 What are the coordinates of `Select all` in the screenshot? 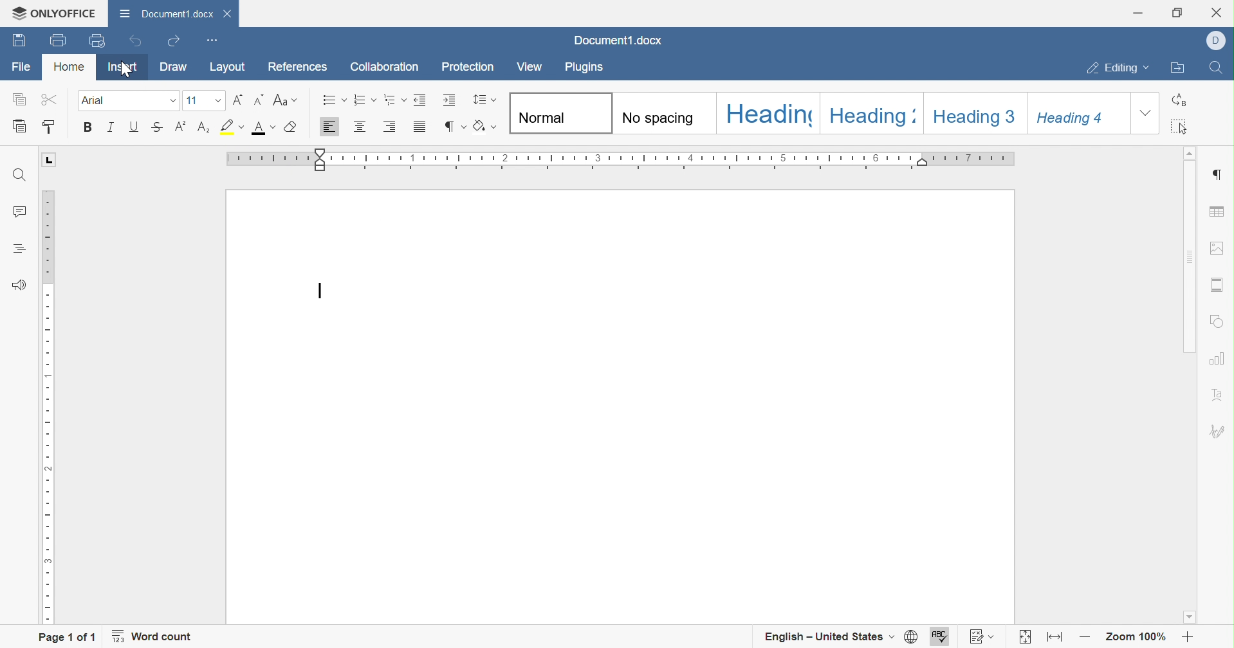 It's located at (1181, 128).